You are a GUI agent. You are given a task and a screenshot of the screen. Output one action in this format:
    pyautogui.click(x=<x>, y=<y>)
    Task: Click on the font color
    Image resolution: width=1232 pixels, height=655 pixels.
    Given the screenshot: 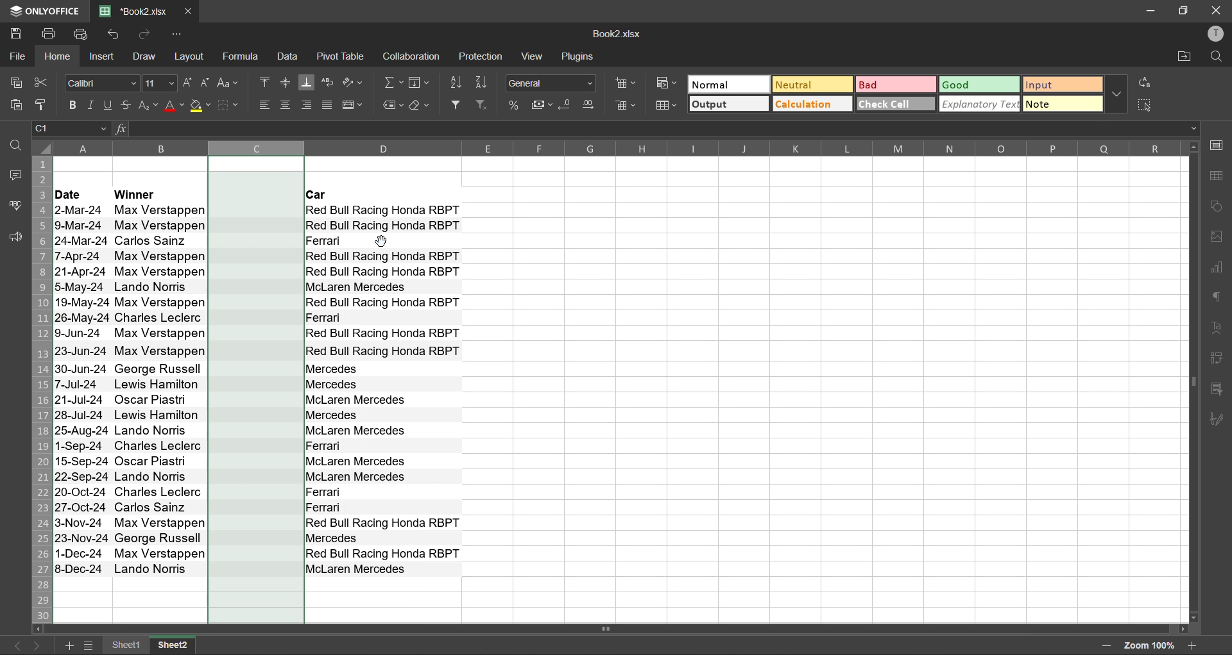 What is the action you would take?
    pyautogui.click(x=173, y=106)
    